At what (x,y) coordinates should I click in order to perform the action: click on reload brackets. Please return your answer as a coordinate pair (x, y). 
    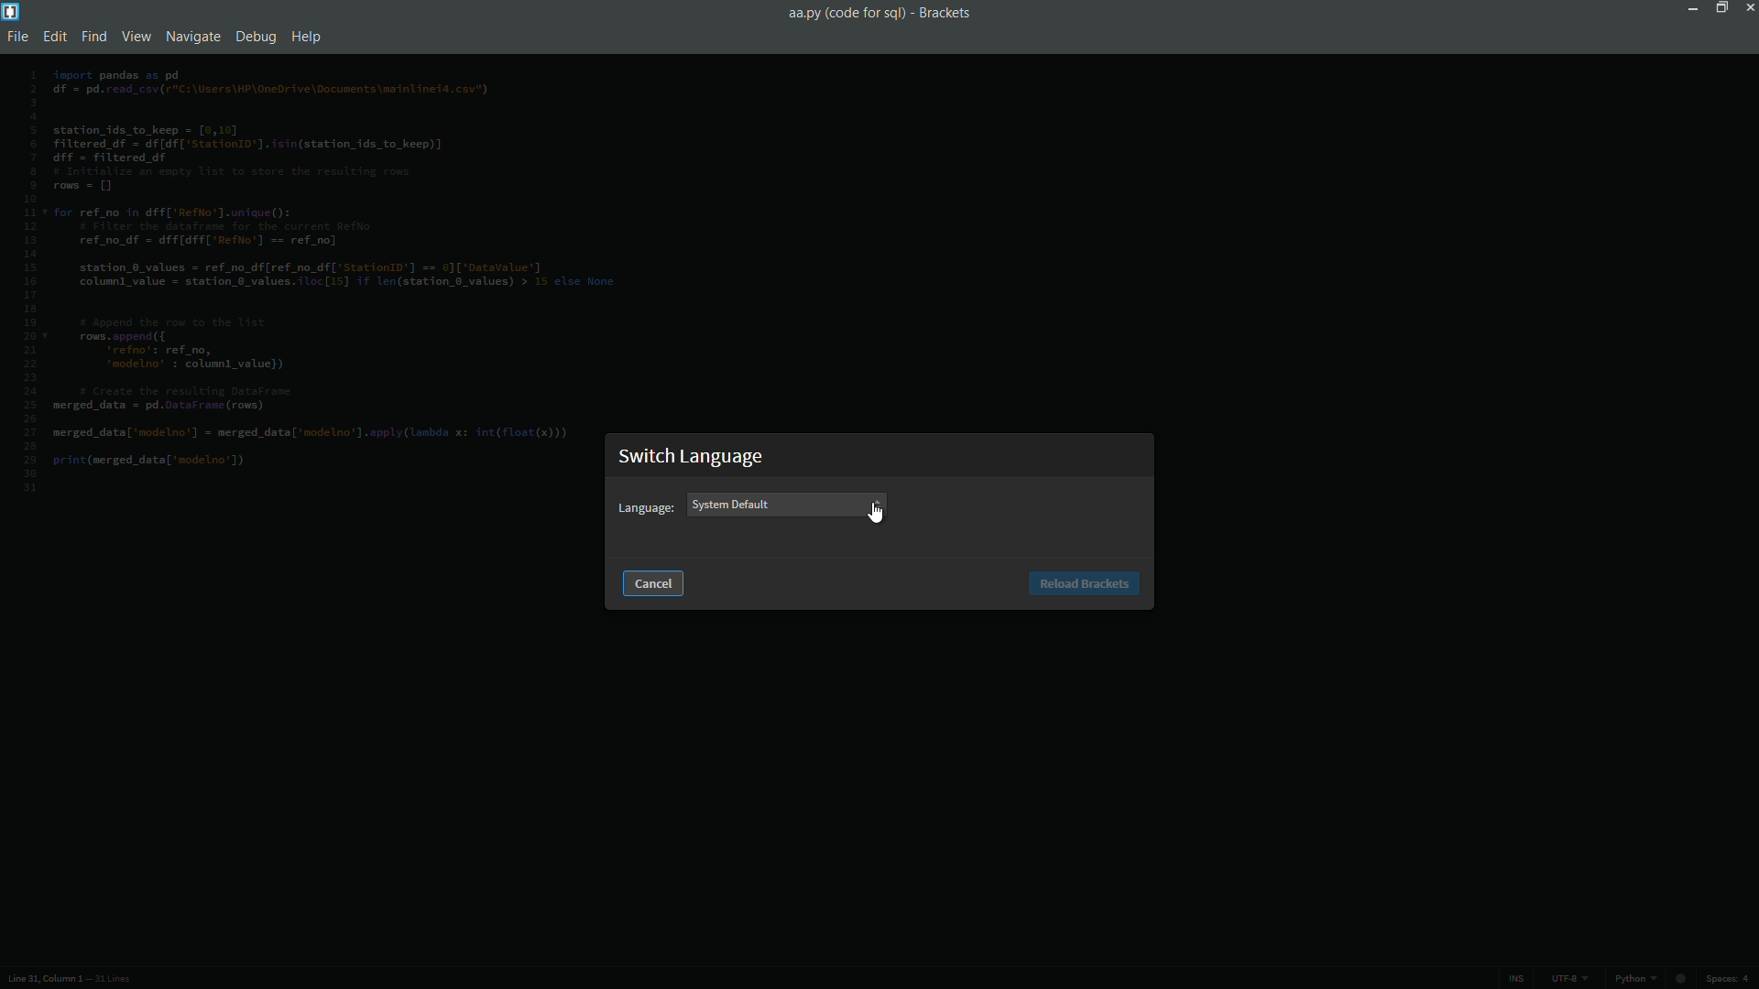
    Looking at the image, I should click on (1085, 584).